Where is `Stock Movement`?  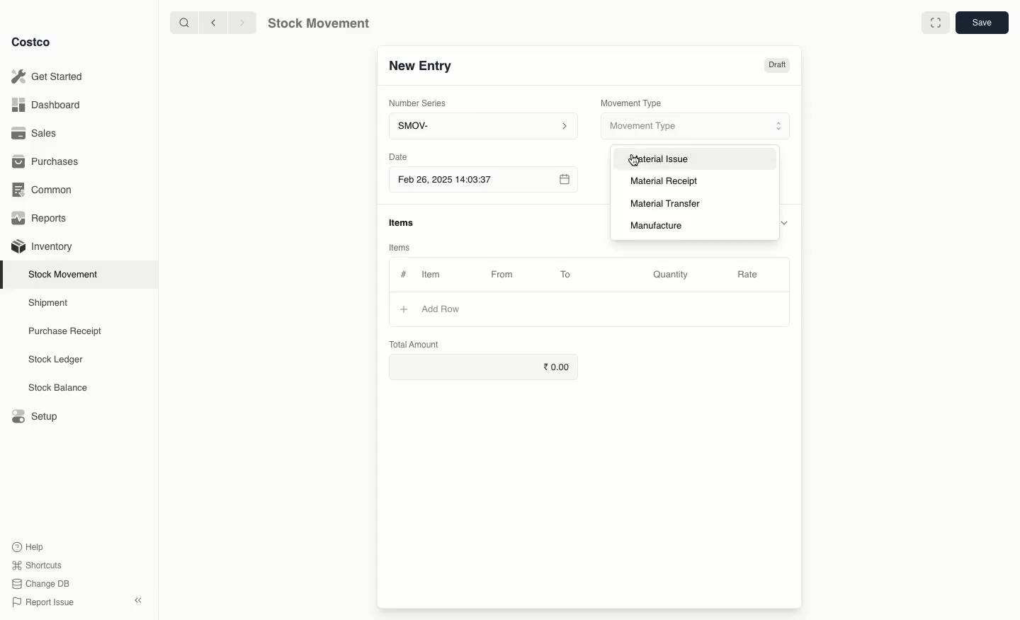 Stock Movement is located at coordinates (316, 23).